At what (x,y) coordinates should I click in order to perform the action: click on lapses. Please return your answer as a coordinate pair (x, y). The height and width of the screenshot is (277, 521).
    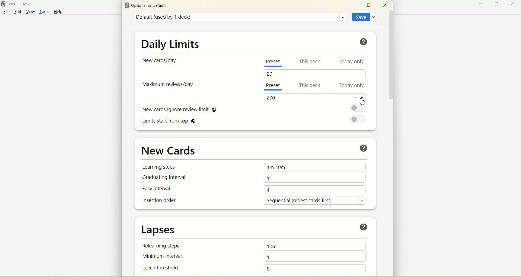
    Looking at the image, I should click on (160, 230).